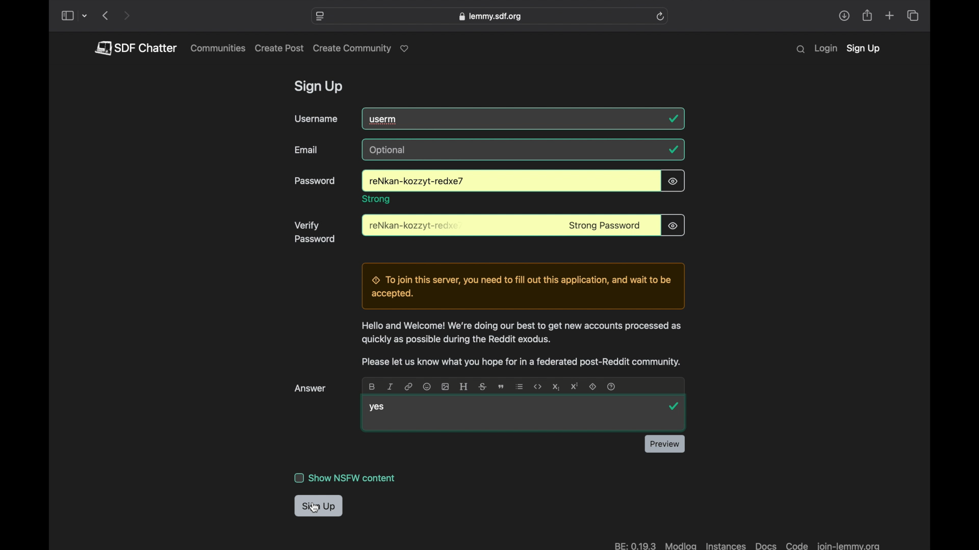 This screenshot has height=550, width=979. What do you see at coordinates (673, 225) in the screenshot?
I see `obscure icon` at bounding box center [673, 225].